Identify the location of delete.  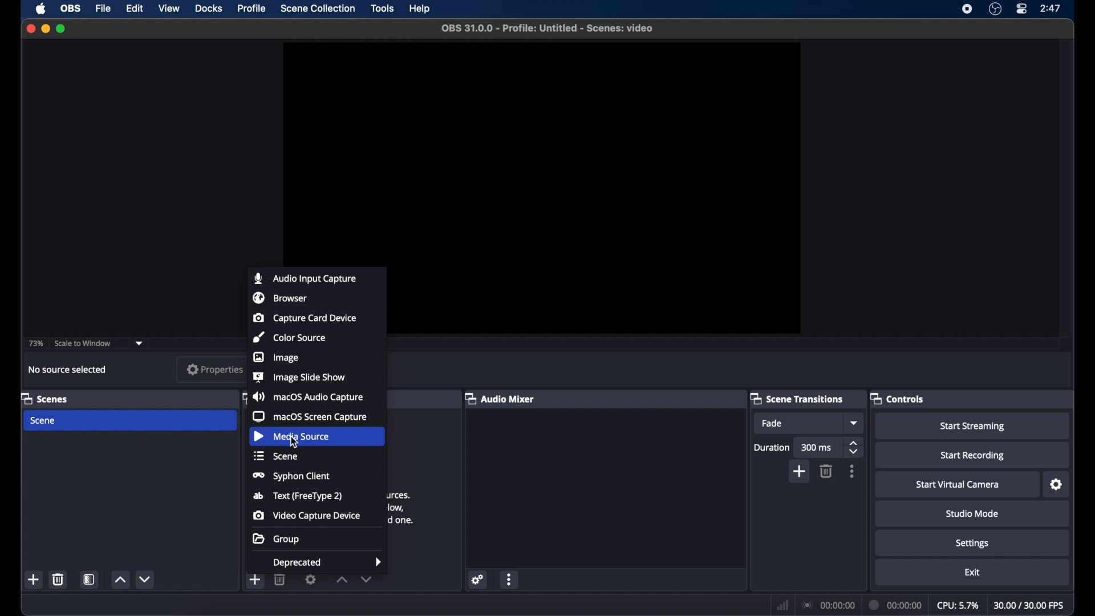
(58, 579).